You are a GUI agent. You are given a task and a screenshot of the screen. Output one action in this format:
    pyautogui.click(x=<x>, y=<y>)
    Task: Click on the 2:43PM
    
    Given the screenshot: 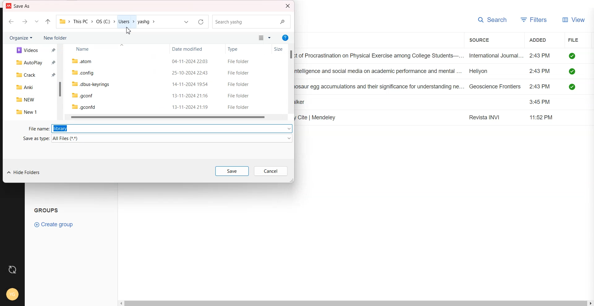 What is the action you would take?
    pyautogui.click(x=540, y=56)
    